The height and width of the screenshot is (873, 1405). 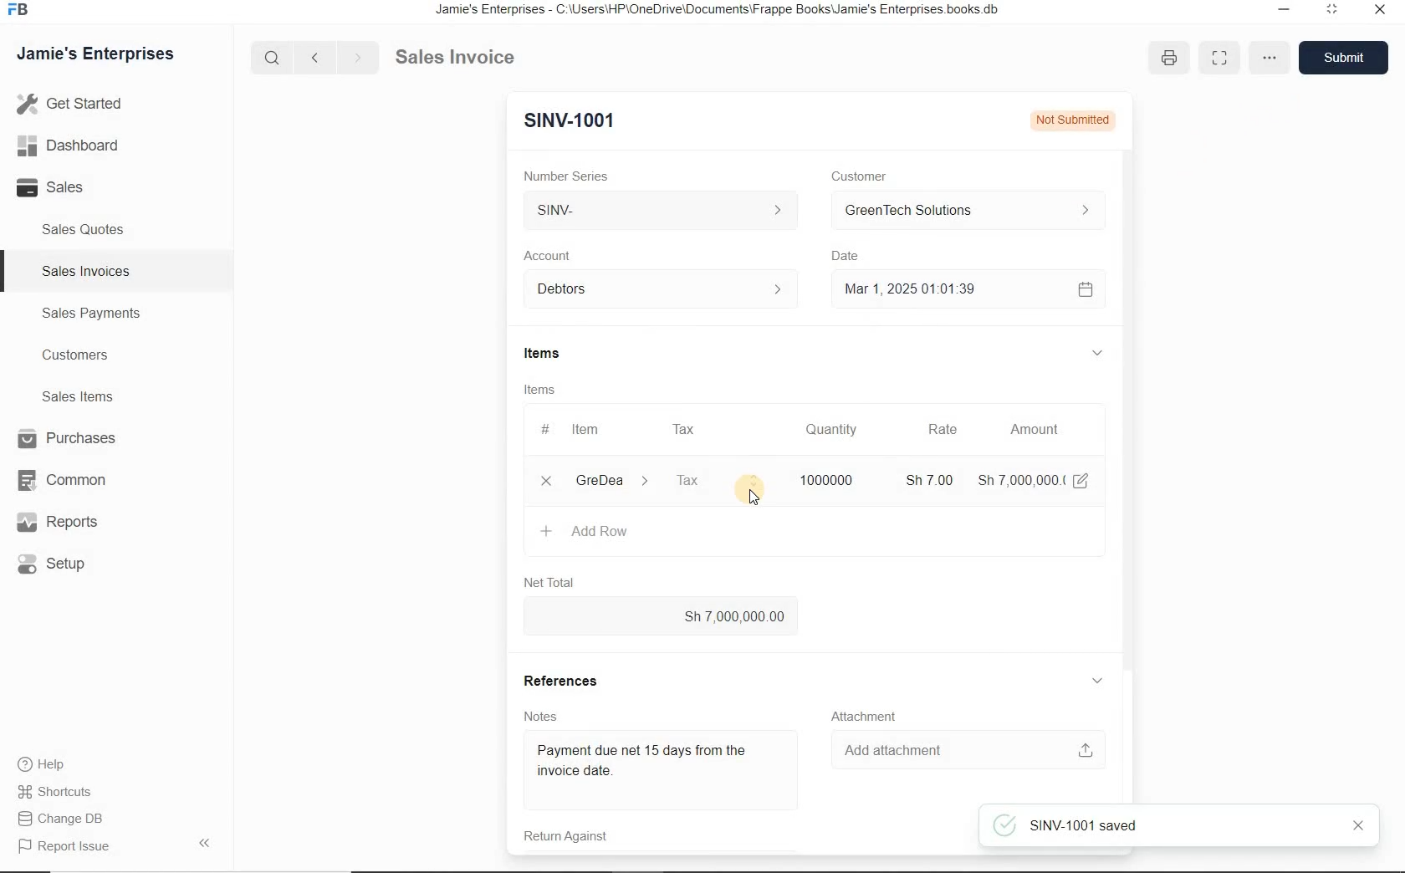 I want to click on 1, so click(x=546, y=481).